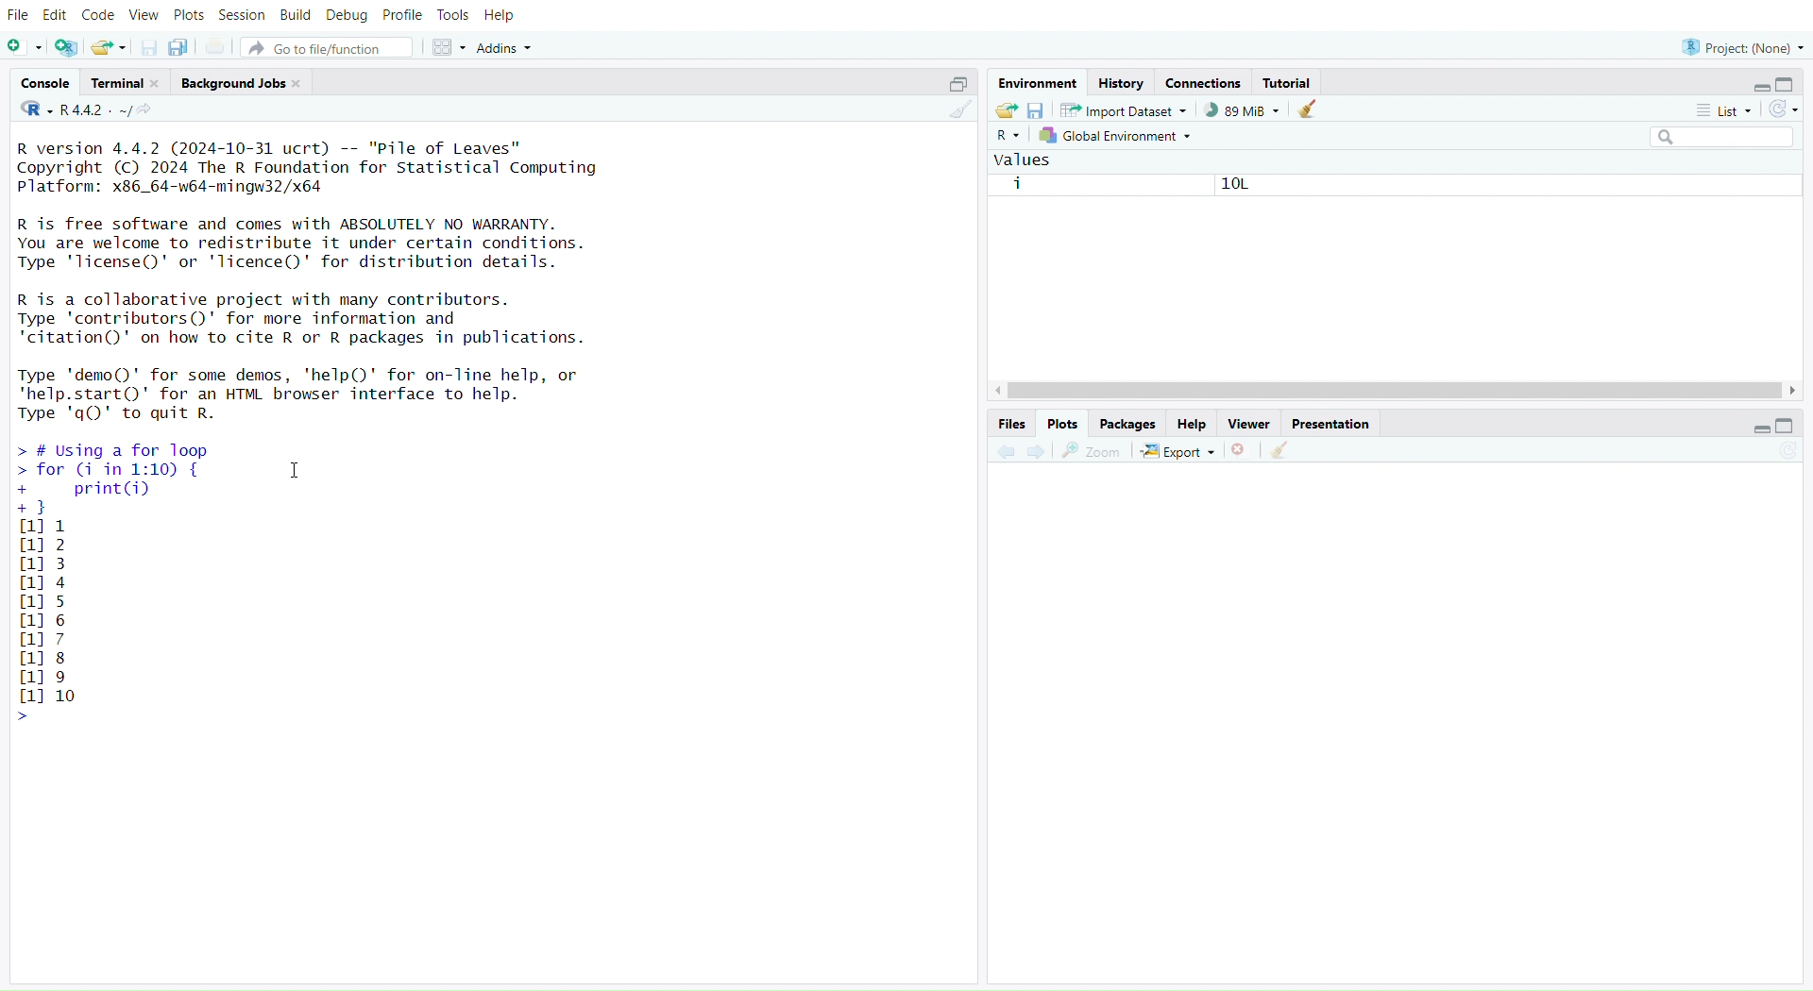 The height and width of the screenshot is (991, 1813). I want to click on list, so click(1715, 110).